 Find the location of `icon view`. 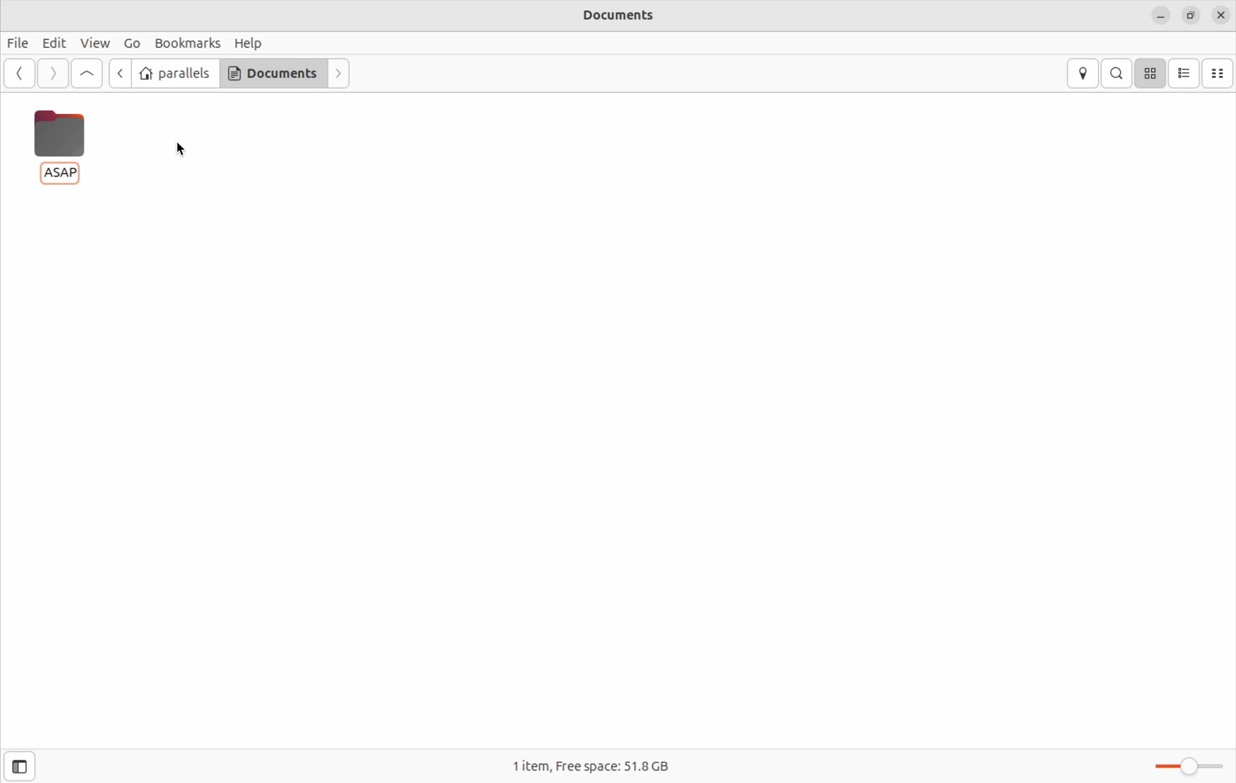

icon view is located at coordinates (1151, 73).